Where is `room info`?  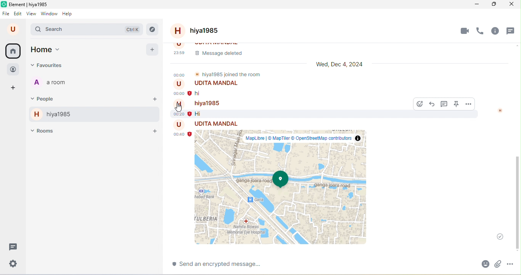 room info is located at coordinates (496, 31).